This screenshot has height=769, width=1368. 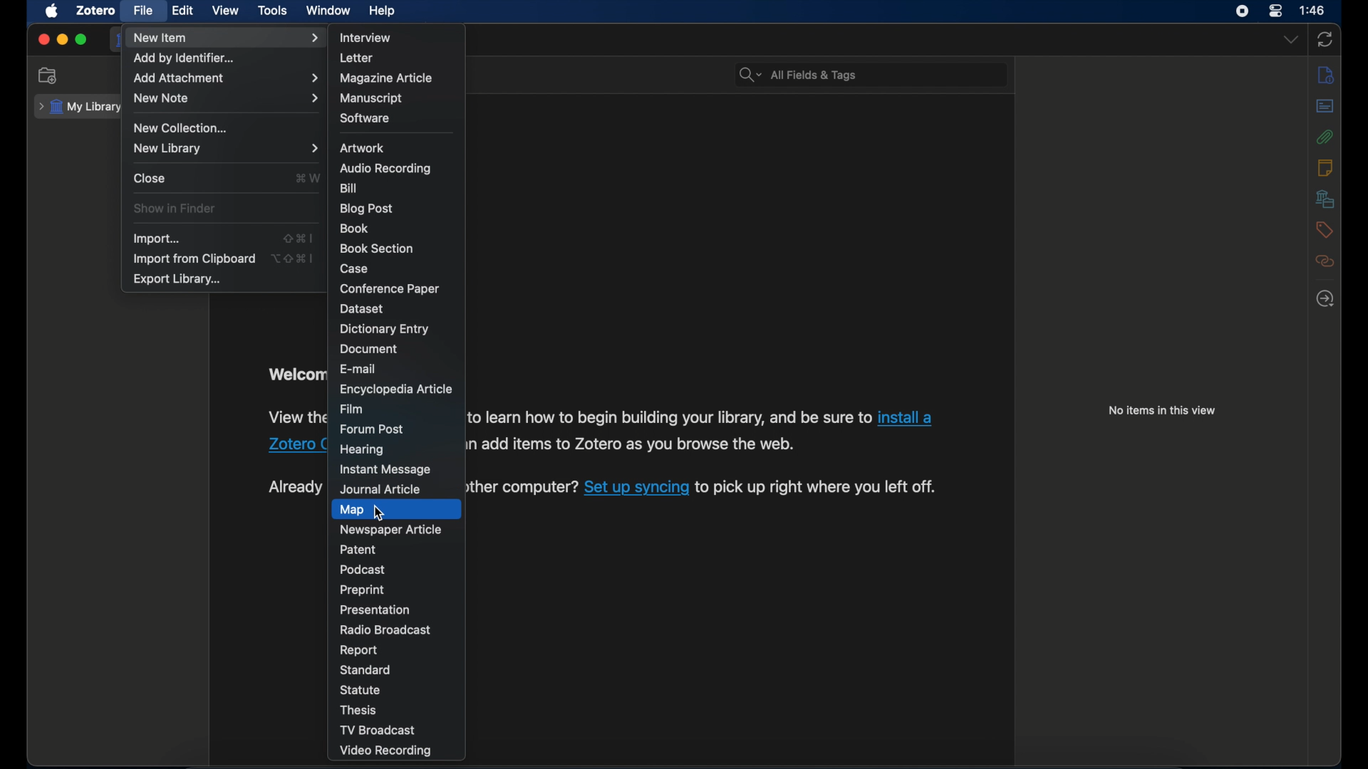 I want to click on cursor, so click(x=380, y=515).